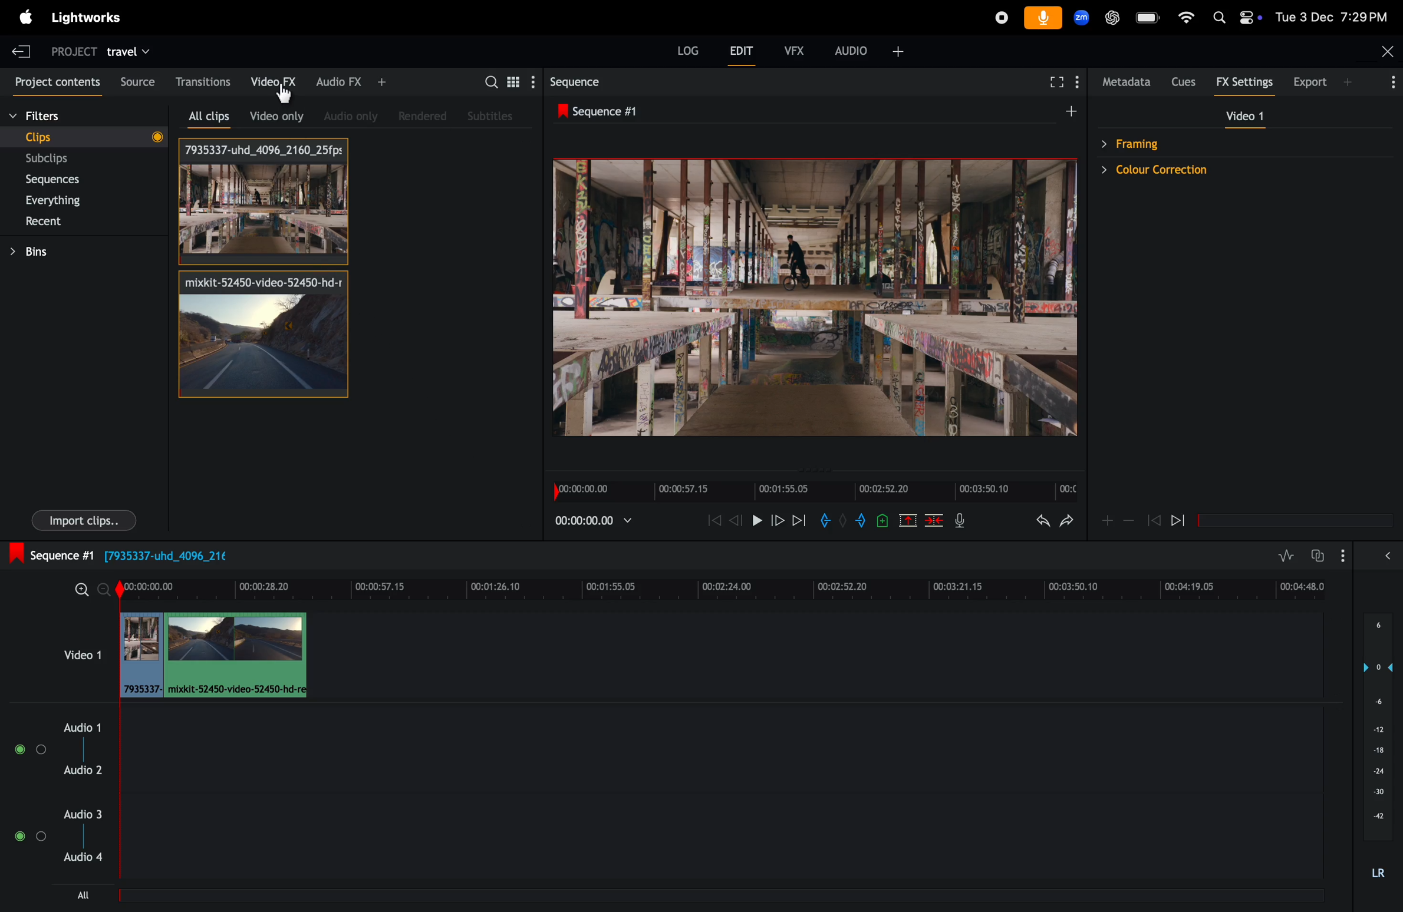 This screenshot has height=912, width=1403. Describe the element at coordinates (80, 653) in the screenshot. I see `video 1` at that location.